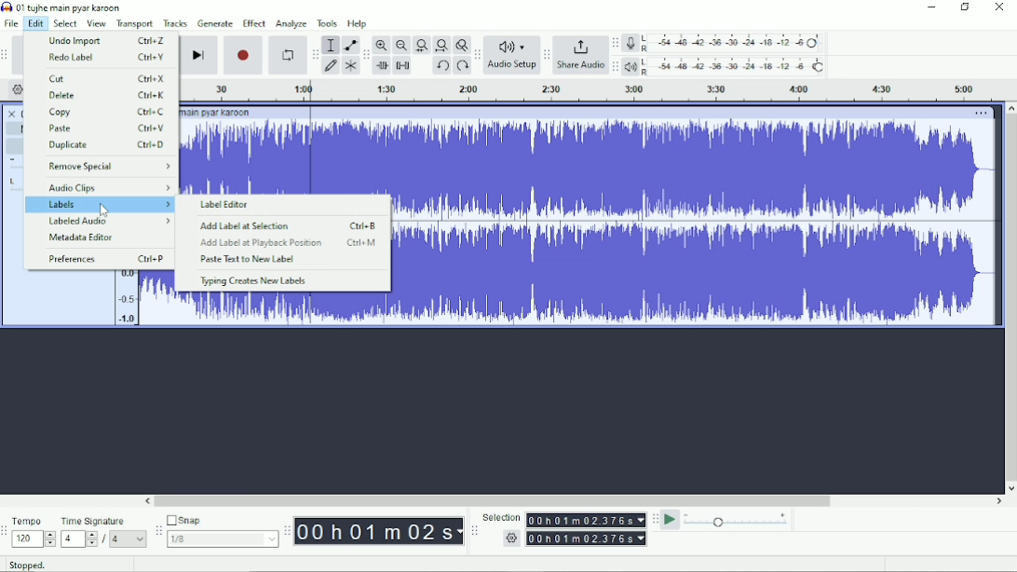 Image resolution: width=1017 pixels, height=572 pixels. Describe the element at coordinates (28, 565) in the screenshot. I see `Stopped` at that location.